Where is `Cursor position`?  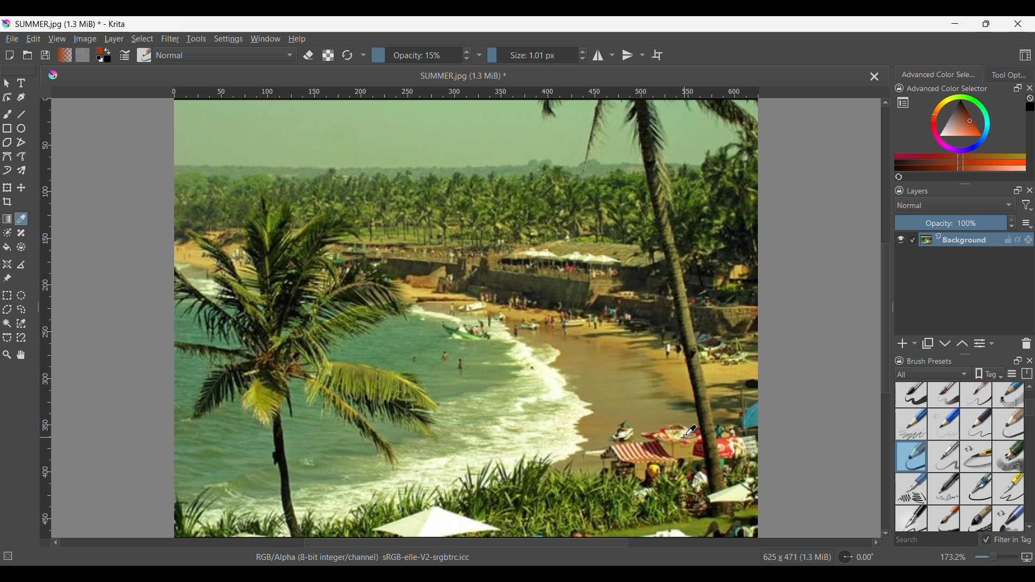
Cursor position is located at coordinates (692, 431).